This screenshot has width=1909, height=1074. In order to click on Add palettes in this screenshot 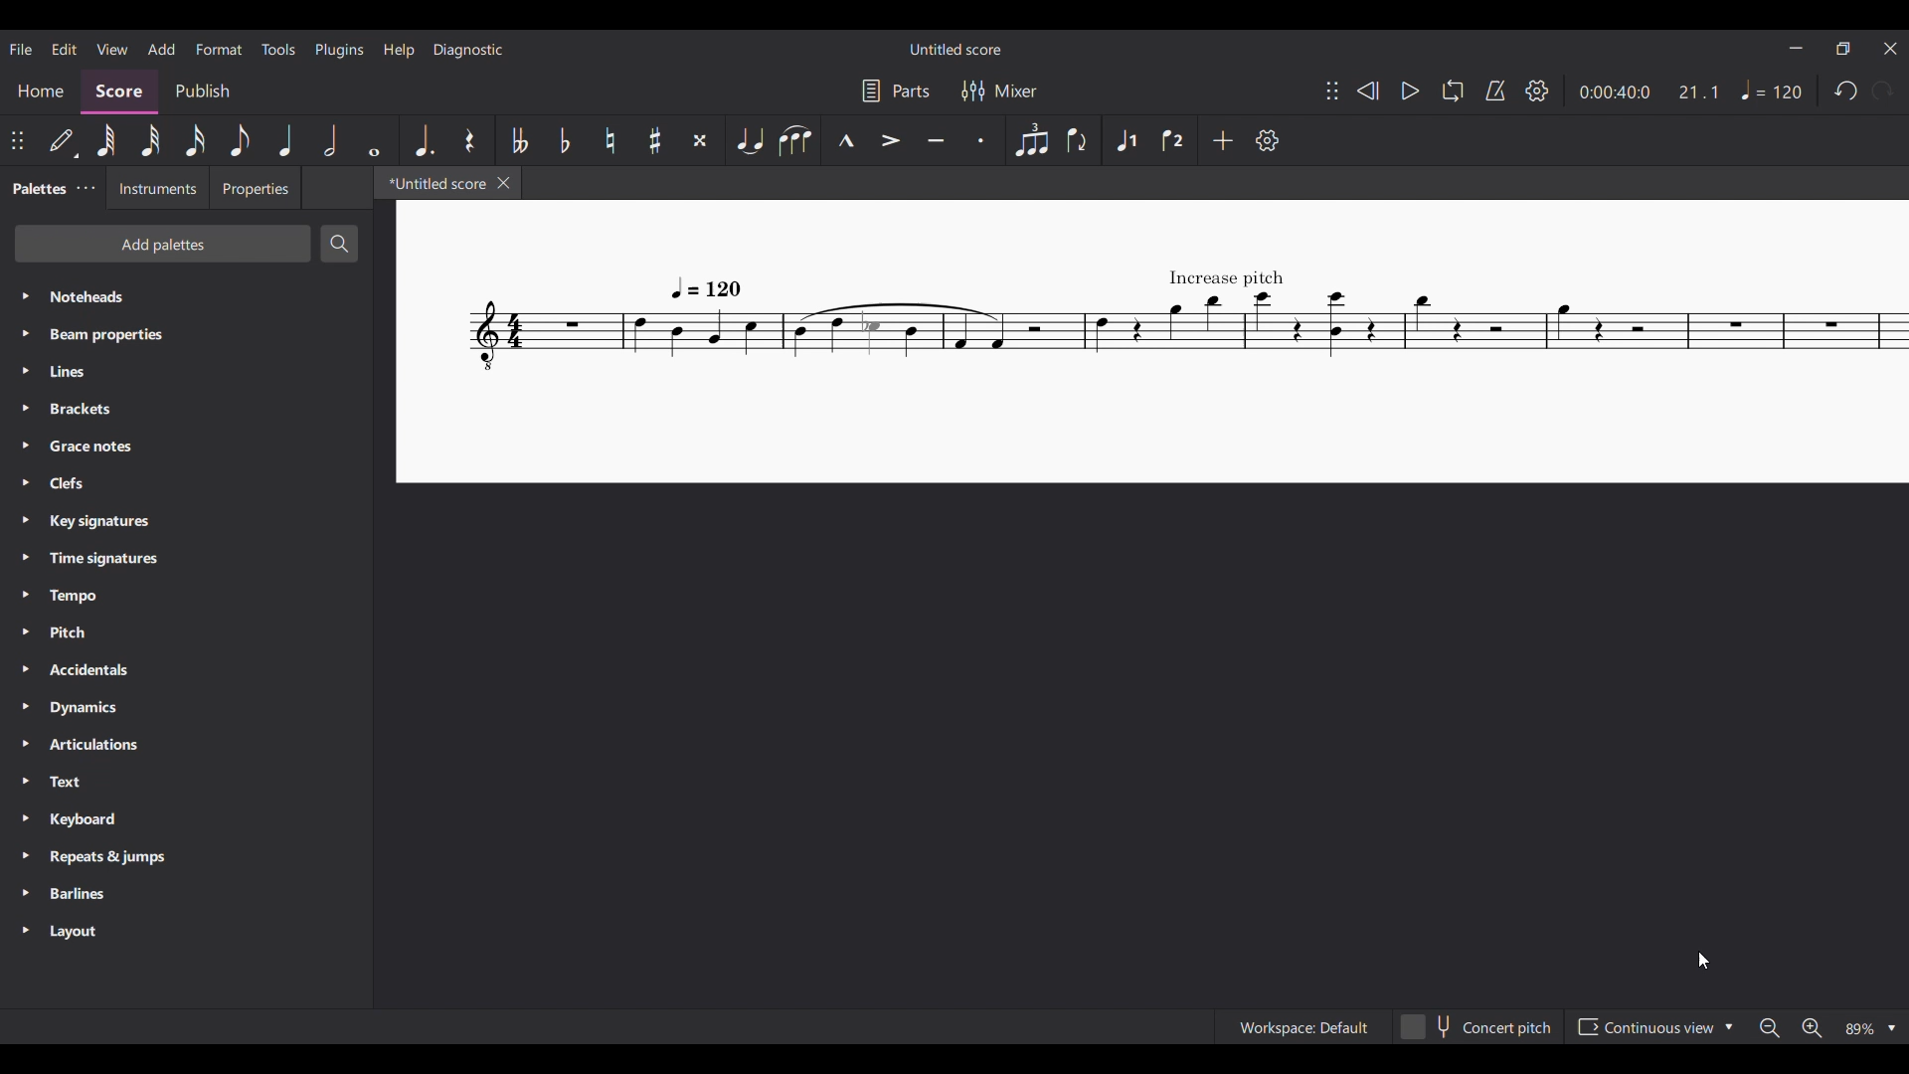, I will do `click(161, 244)`.